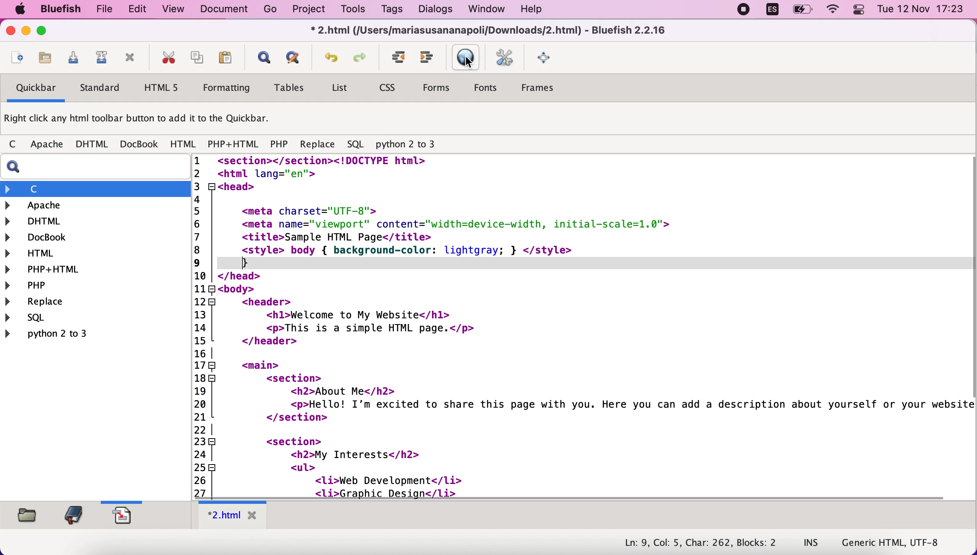 The image size is (977, 555). Describe the element at coordinates (698, 542) in the screenshot. I see `Ln: 9, Col: 5, Char: 262, Blocks: 2` at that location.